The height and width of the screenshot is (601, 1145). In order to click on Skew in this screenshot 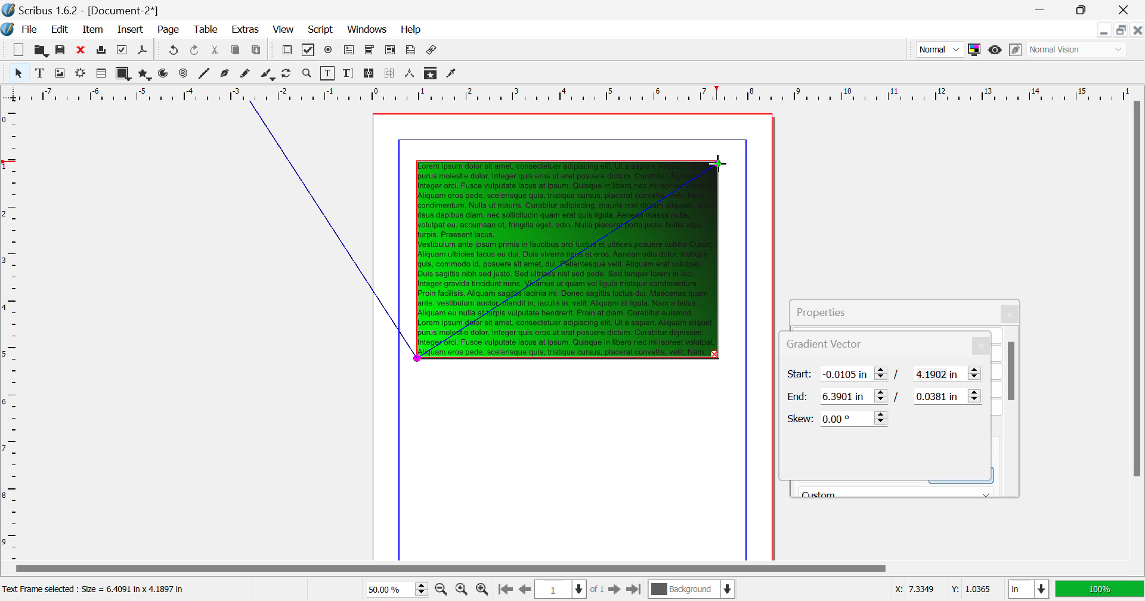, I will do `click(838, 418)`.